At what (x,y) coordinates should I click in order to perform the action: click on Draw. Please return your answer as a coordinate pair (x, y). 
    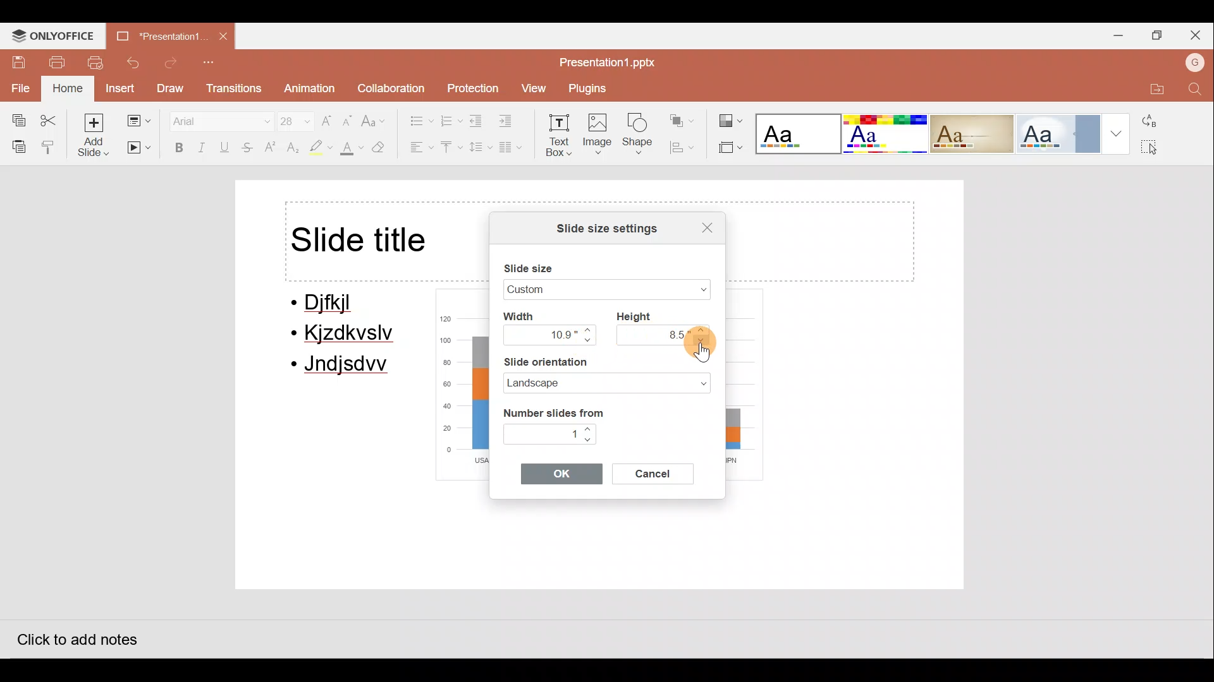
    Looking at the image, I should click on (172, 88).